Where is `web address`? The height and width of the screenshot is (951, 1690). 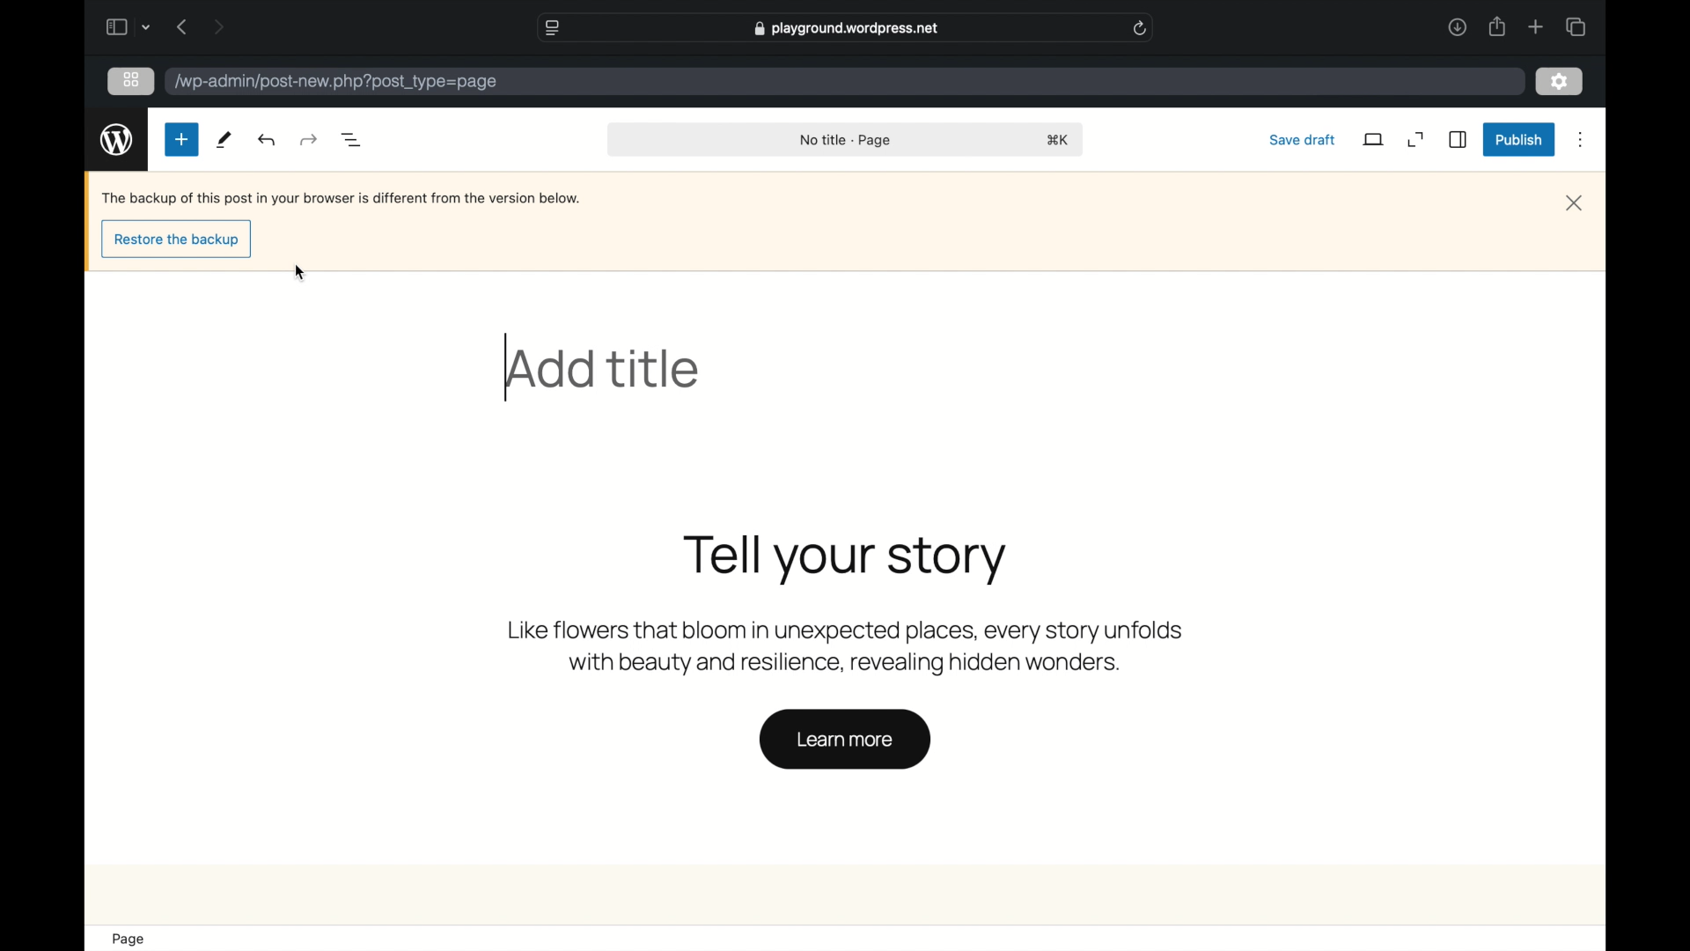
web address is located at coordinates (849, 27).